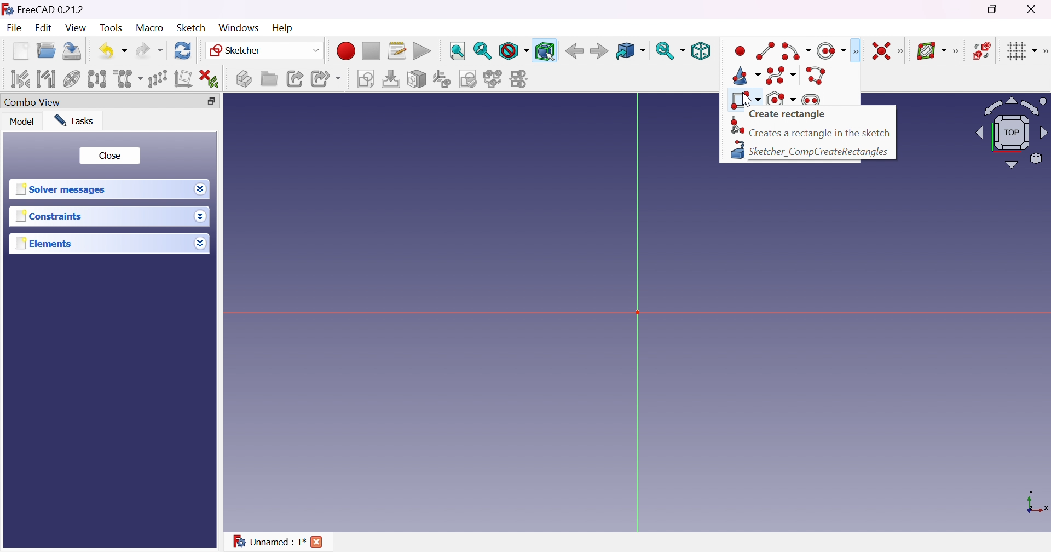 This screenshot has height=552, width=1051. Describe the element at coordinates (44, 28) in the screenshot. I see `Edit` at that location.